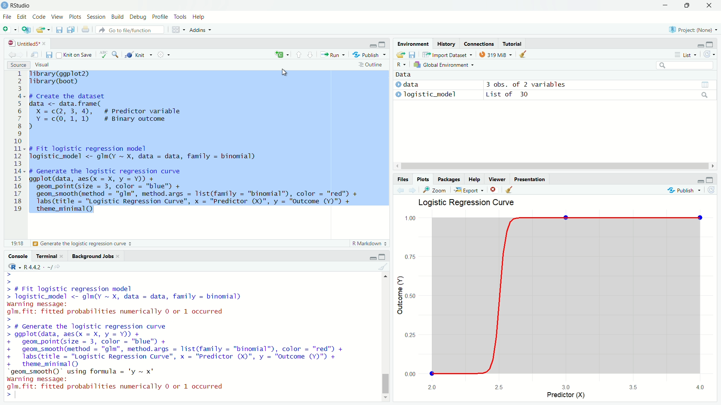  What do you see at coordinates (44, 44) in the screenshot?
I see `close` at bounding box center [44, 44].